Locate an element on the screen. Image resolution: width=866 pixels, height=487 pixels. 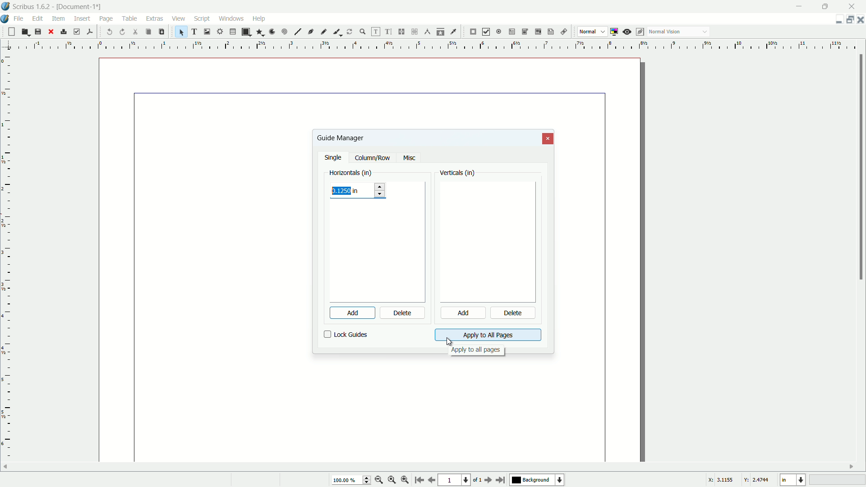
dropdown is located at coordinates (705, 32).